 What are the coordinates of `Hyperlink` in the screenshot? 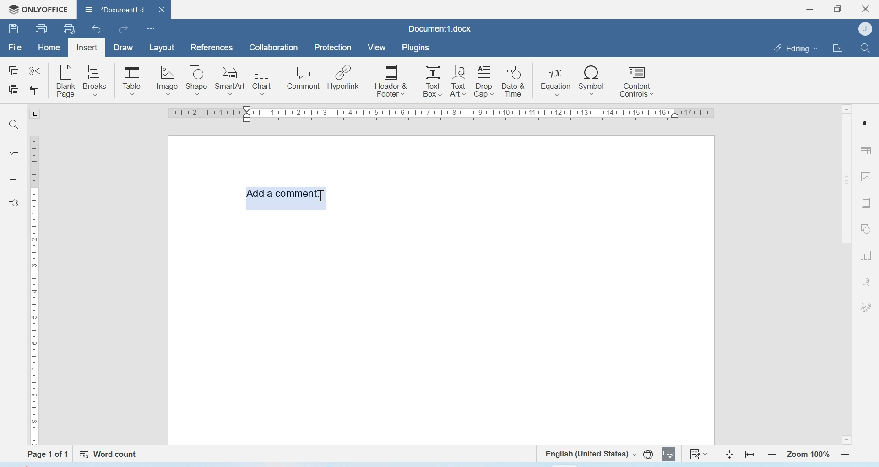 It's located at (343, 77).